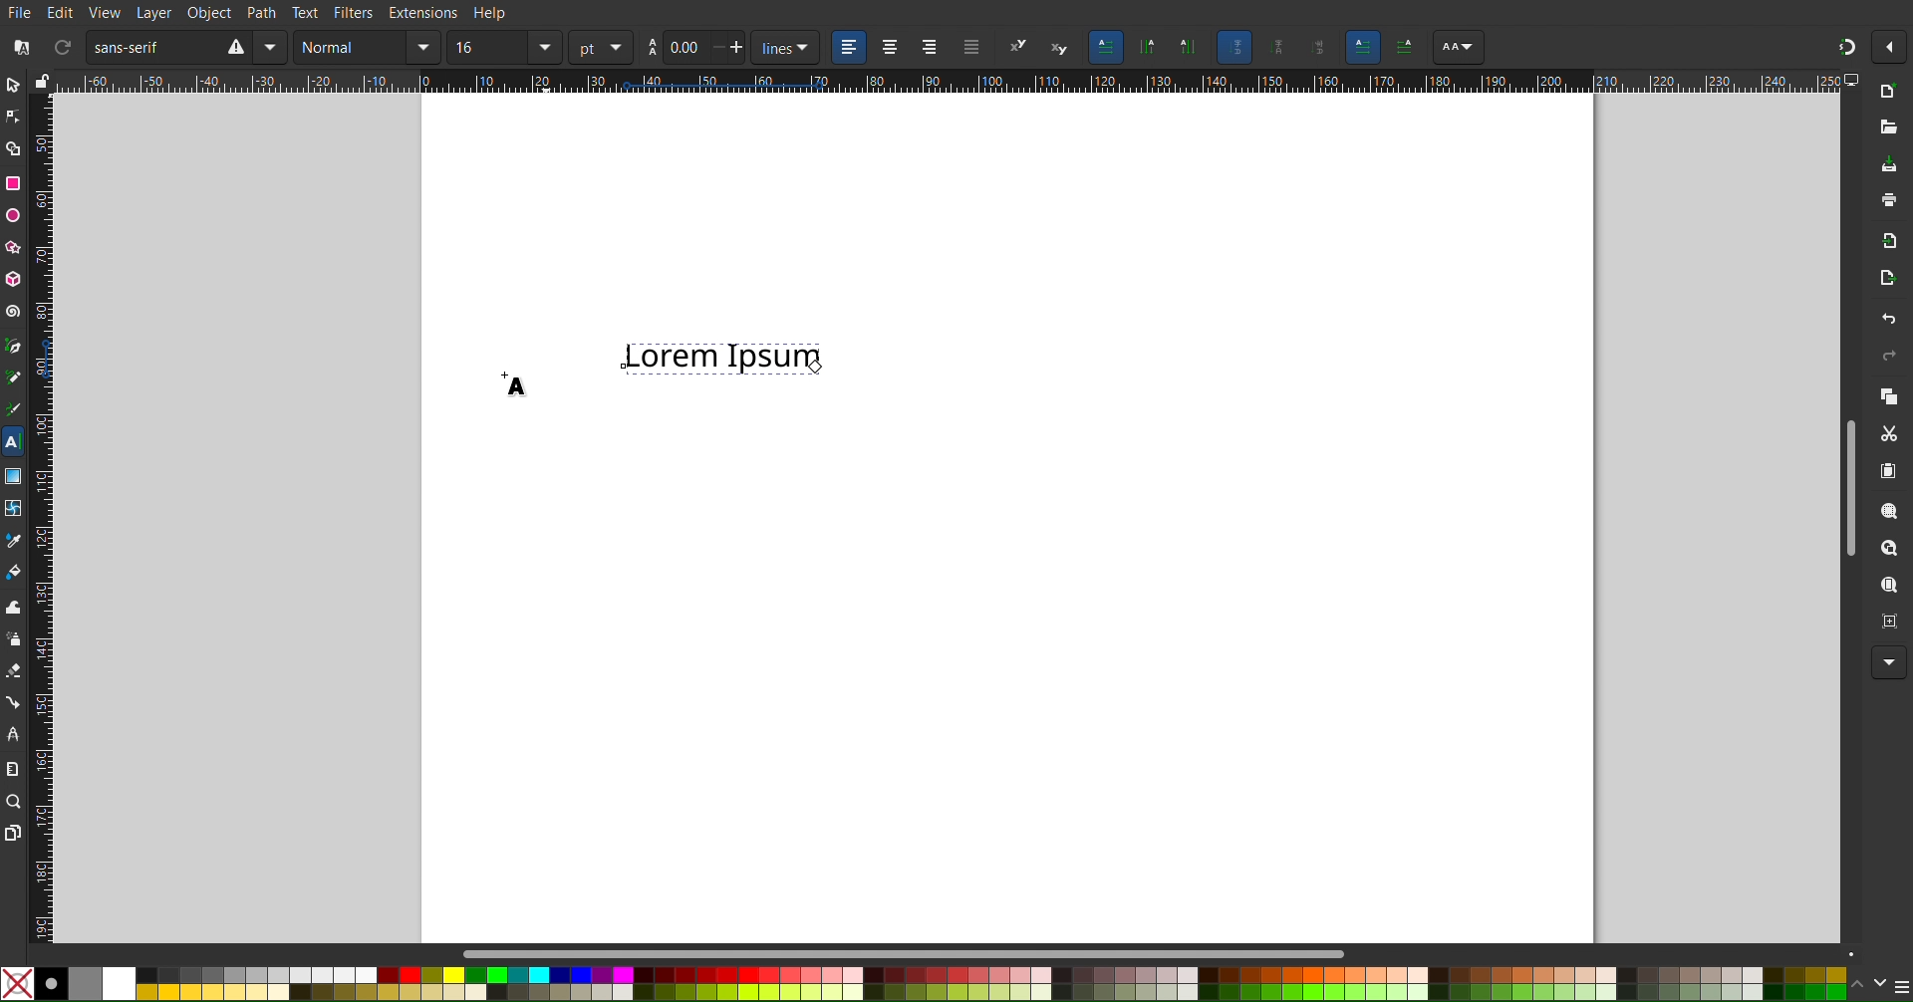  Describe the element at coordinates (1059, 45) in the screenshot. I see `subscript` at that location.